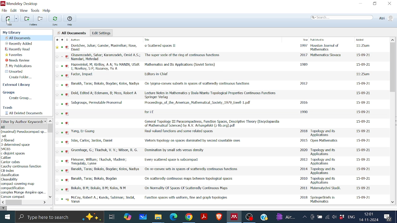  I want to click on daet, so click(363, 188).